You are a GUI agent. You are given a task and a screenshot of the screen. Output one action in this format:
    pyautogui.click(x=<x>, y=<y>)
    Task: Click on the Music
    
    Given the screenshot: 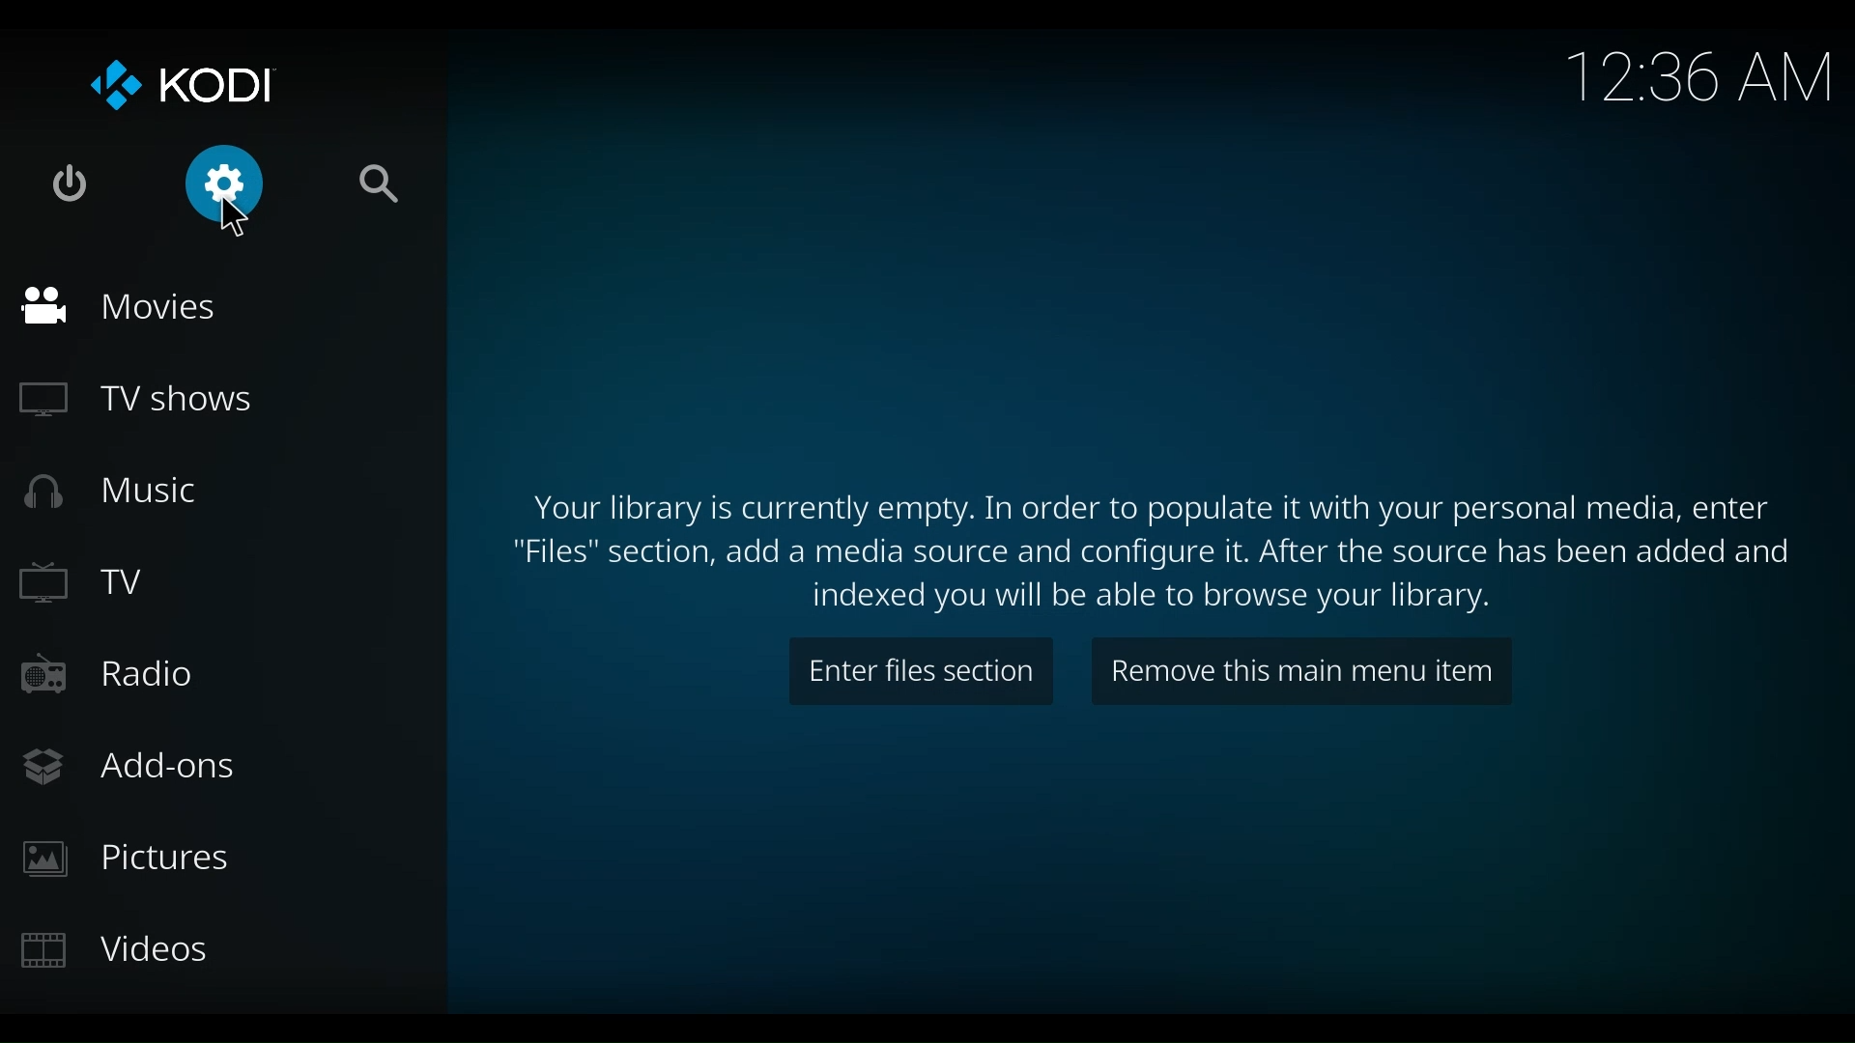 What is the action you would take?
    pyautogui.click(x=115, y=493)
    